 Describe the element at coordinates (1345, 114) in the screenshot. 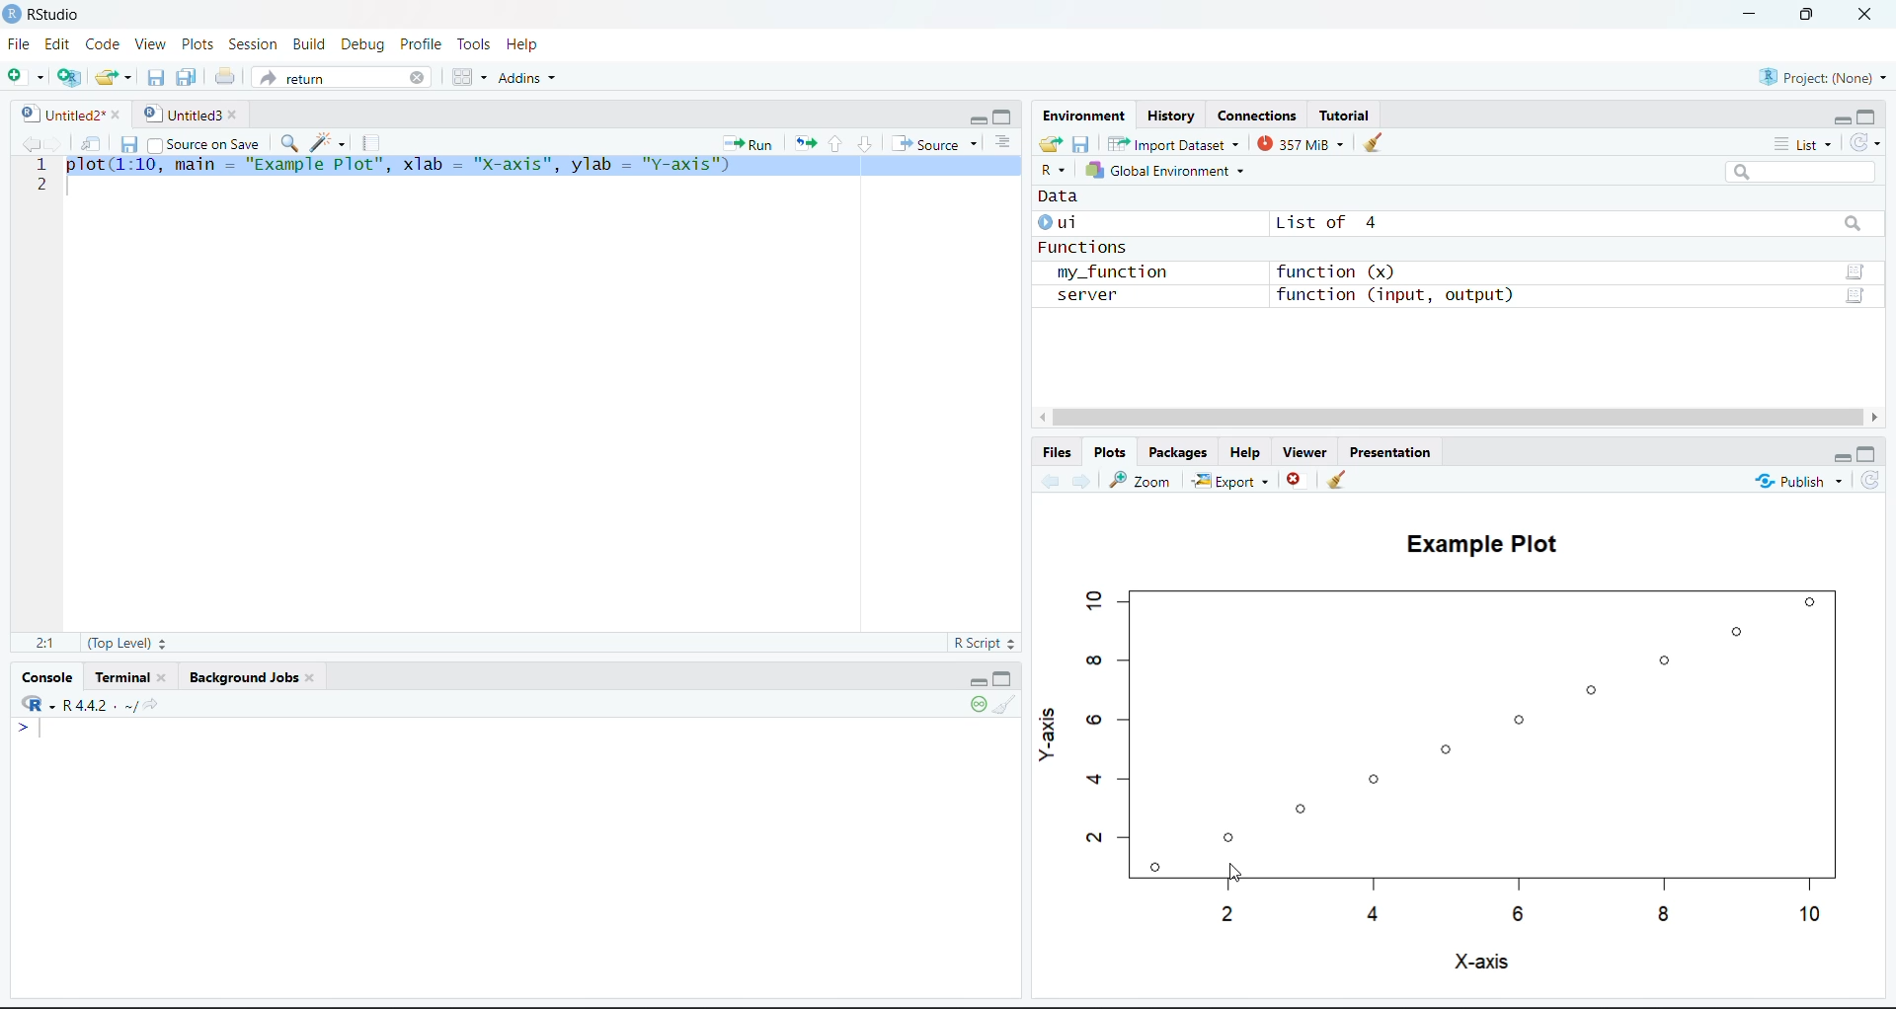

I see `Tutorial` at that location.